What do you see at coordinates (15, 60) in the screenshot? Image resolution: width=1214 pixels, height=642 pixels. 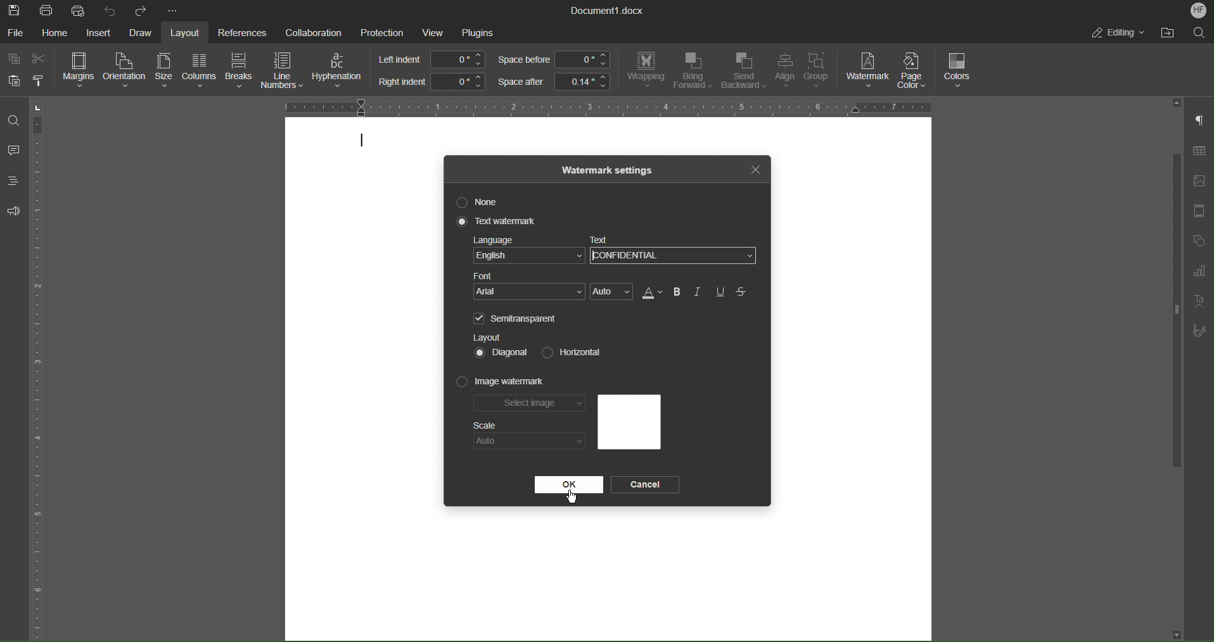 I see `Copy` at bounding box center [15, 60].